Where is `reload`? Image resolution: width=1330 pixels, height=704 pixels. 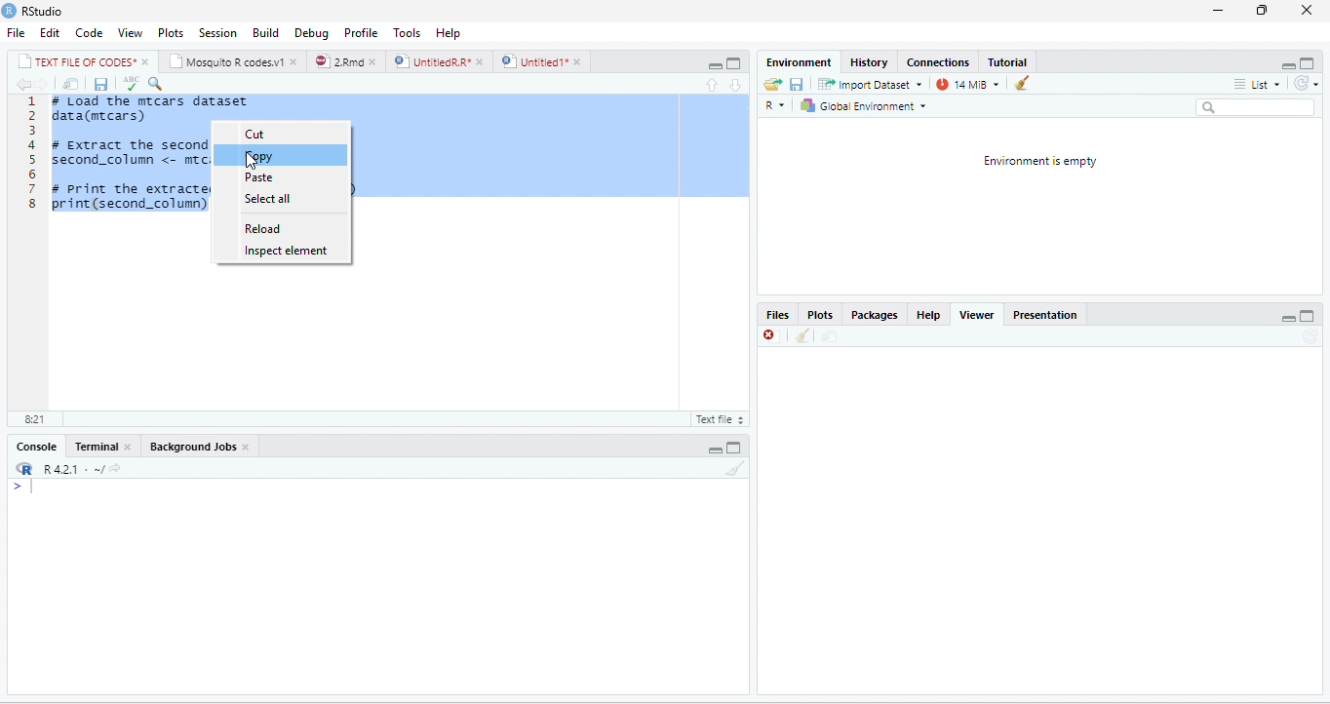 reload is located at coordinates (262, 228).